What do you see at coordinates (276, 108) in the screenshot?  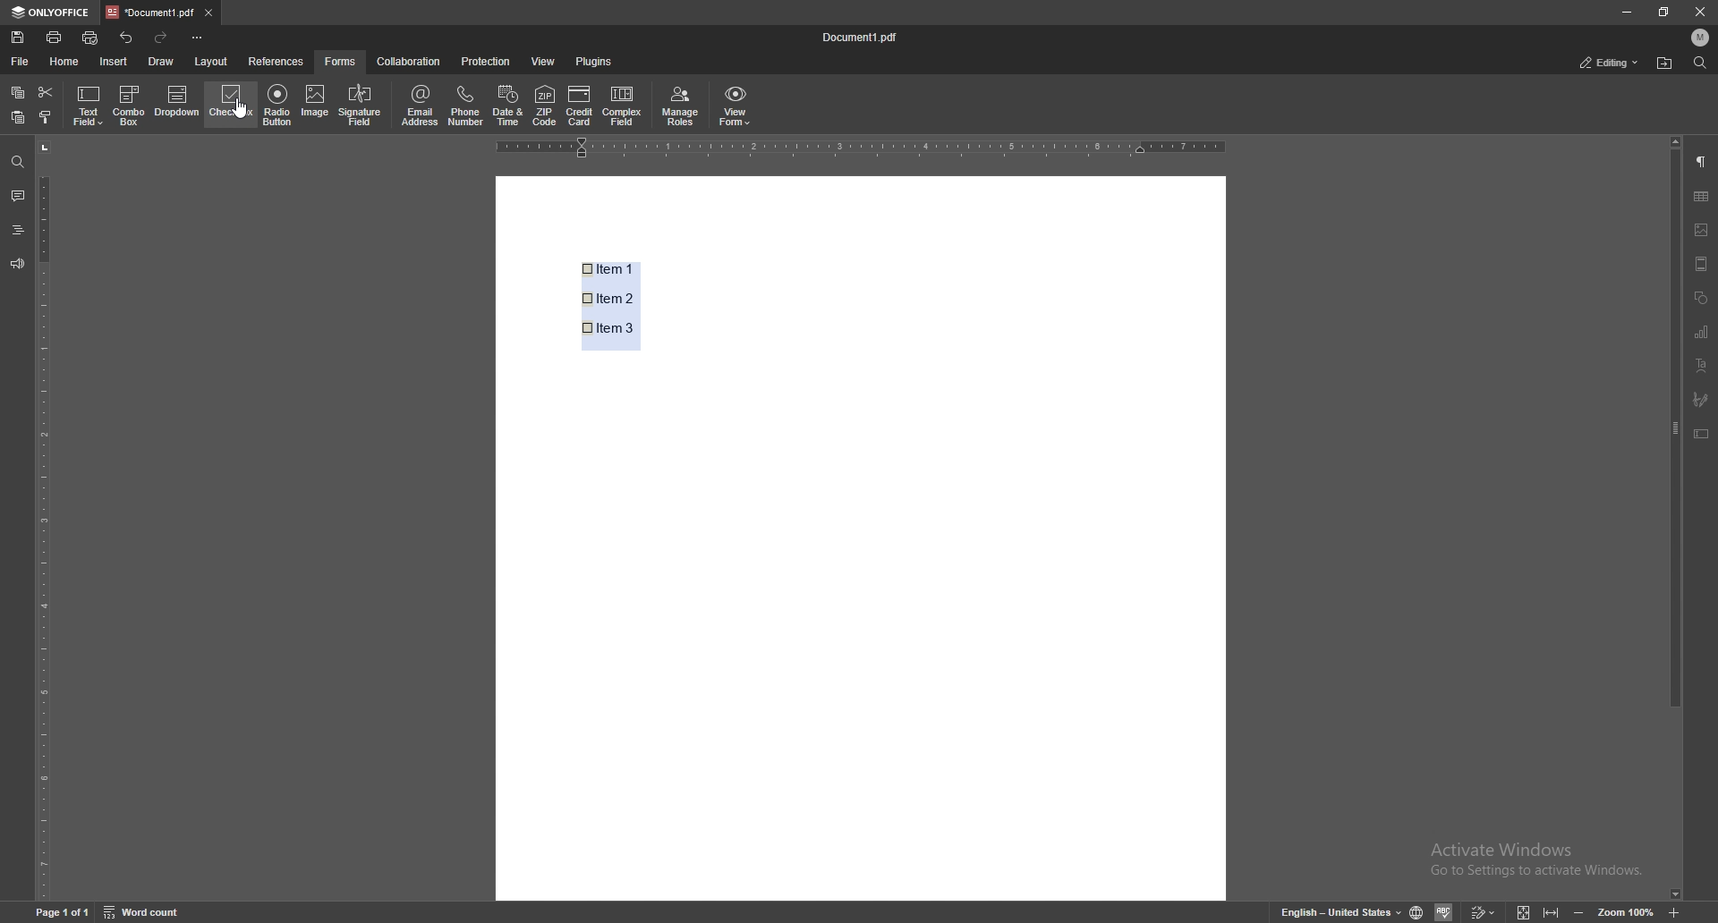 I see `radio button` at bounding box center [276, 108].